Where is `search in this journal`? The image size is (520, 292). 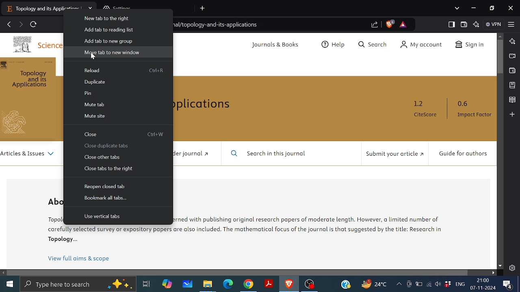
search in this journal is located at coordinates (270, 154).